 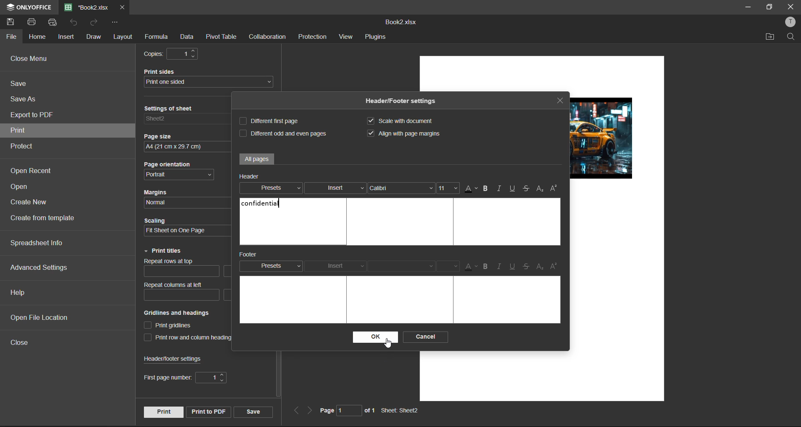 I want to click on advanced settings, so click(x=40, y=268).